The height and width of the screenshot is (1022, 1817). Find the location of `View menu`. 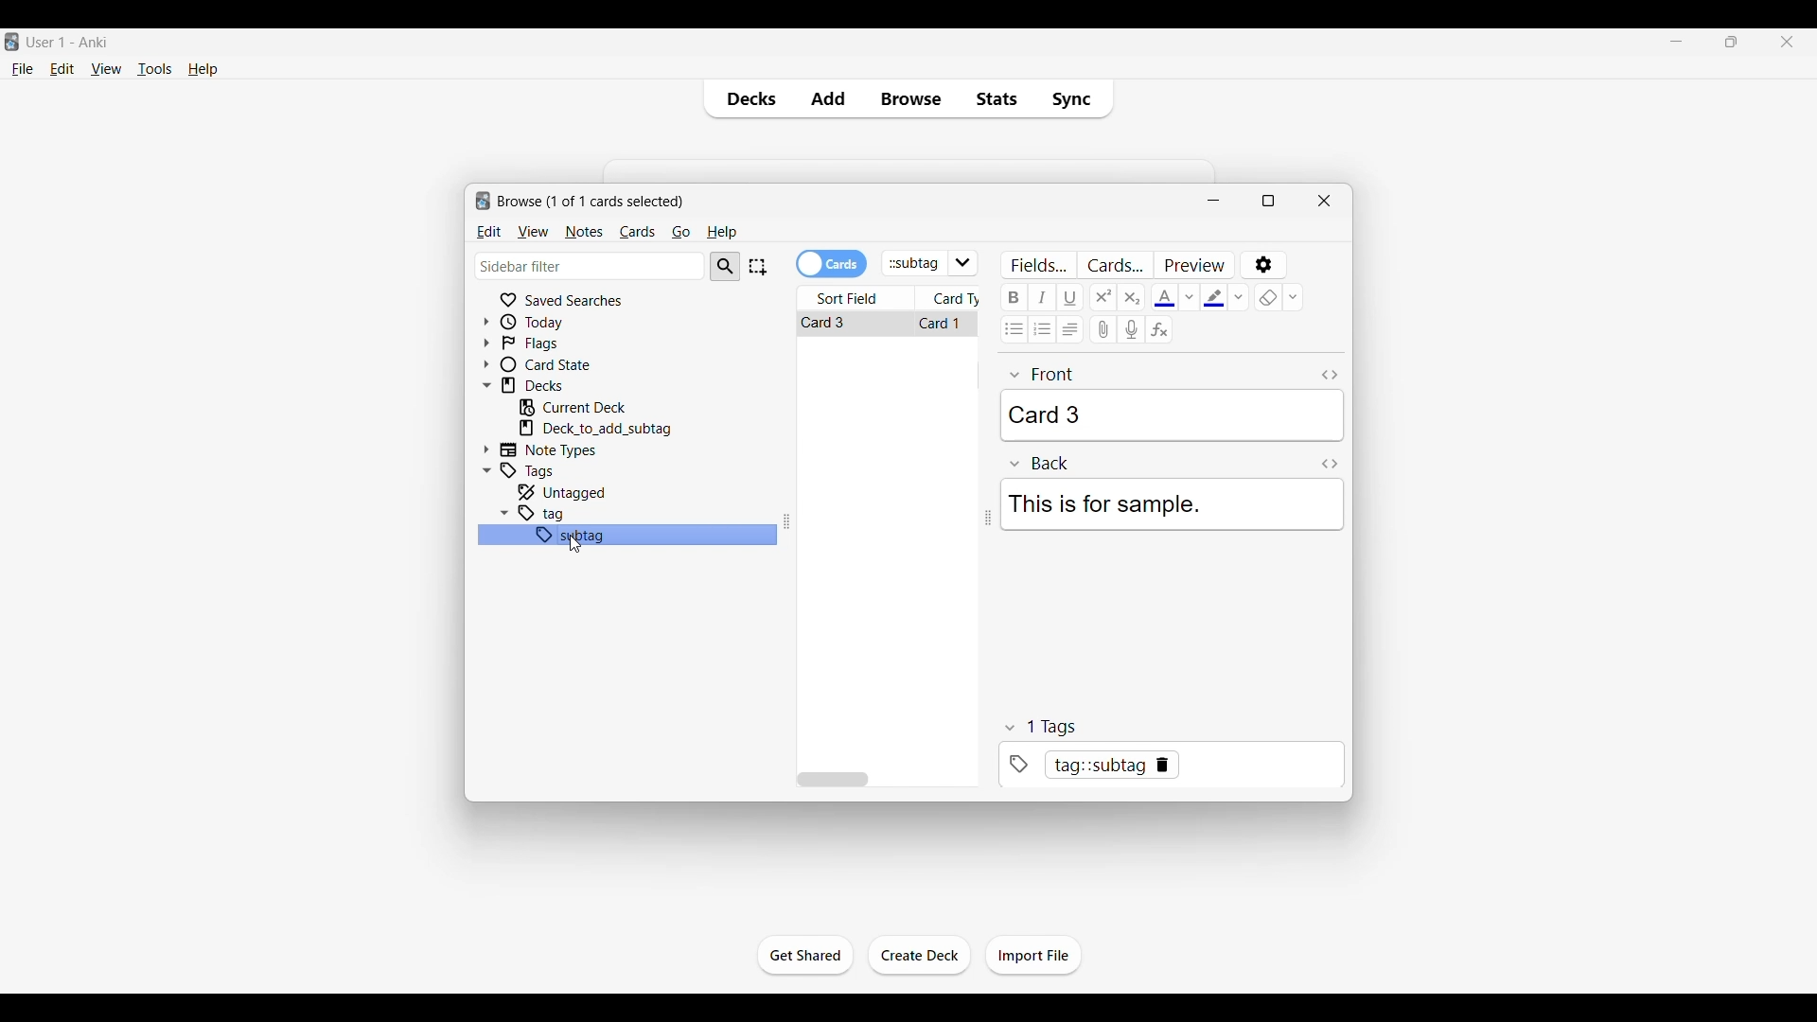

View menu is located at coordinates (533, 233).